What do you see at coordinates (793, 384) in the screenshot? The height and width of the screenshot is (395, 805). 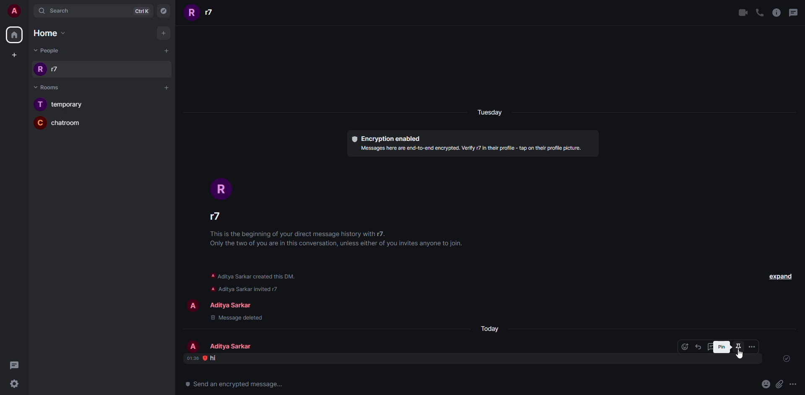 I see `` at bounding box center [793, 384].